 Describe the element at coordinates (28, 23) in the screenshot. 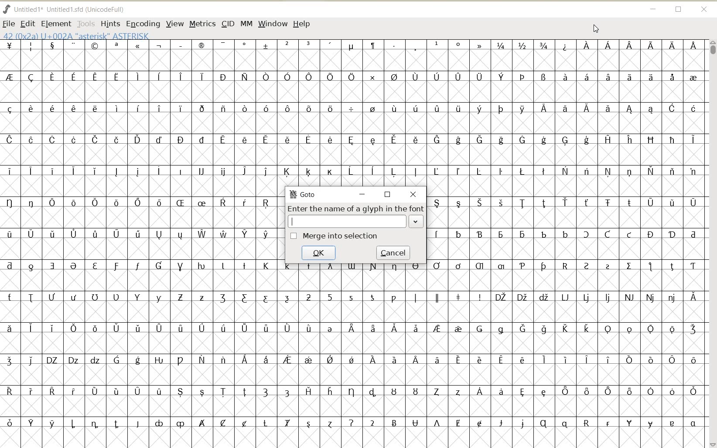

I see `EDIT` at that location.